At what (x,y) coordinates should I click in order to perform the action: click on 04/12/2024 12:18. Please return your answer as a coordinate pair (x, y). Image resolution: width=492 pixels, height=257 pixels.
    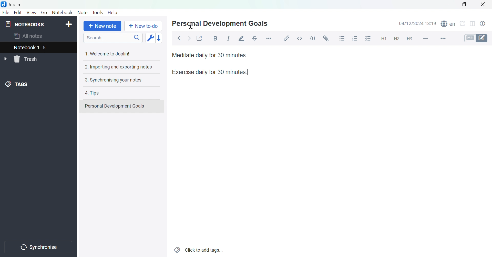
    Looking at the image, I should click on (418, 23).